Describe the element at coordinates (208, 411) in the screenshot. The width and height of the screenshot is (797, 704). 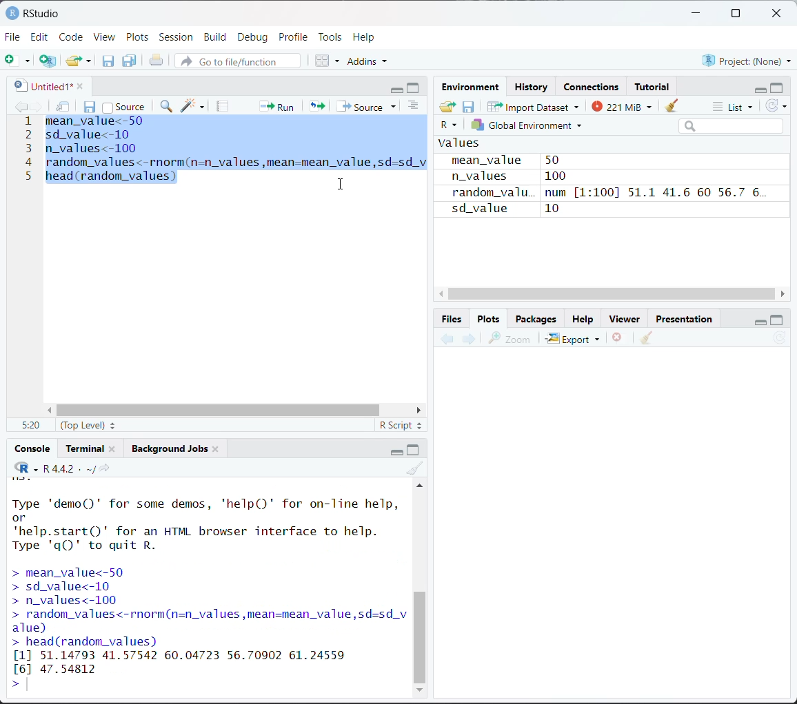
I see `horizontal scroll bar` at that location.